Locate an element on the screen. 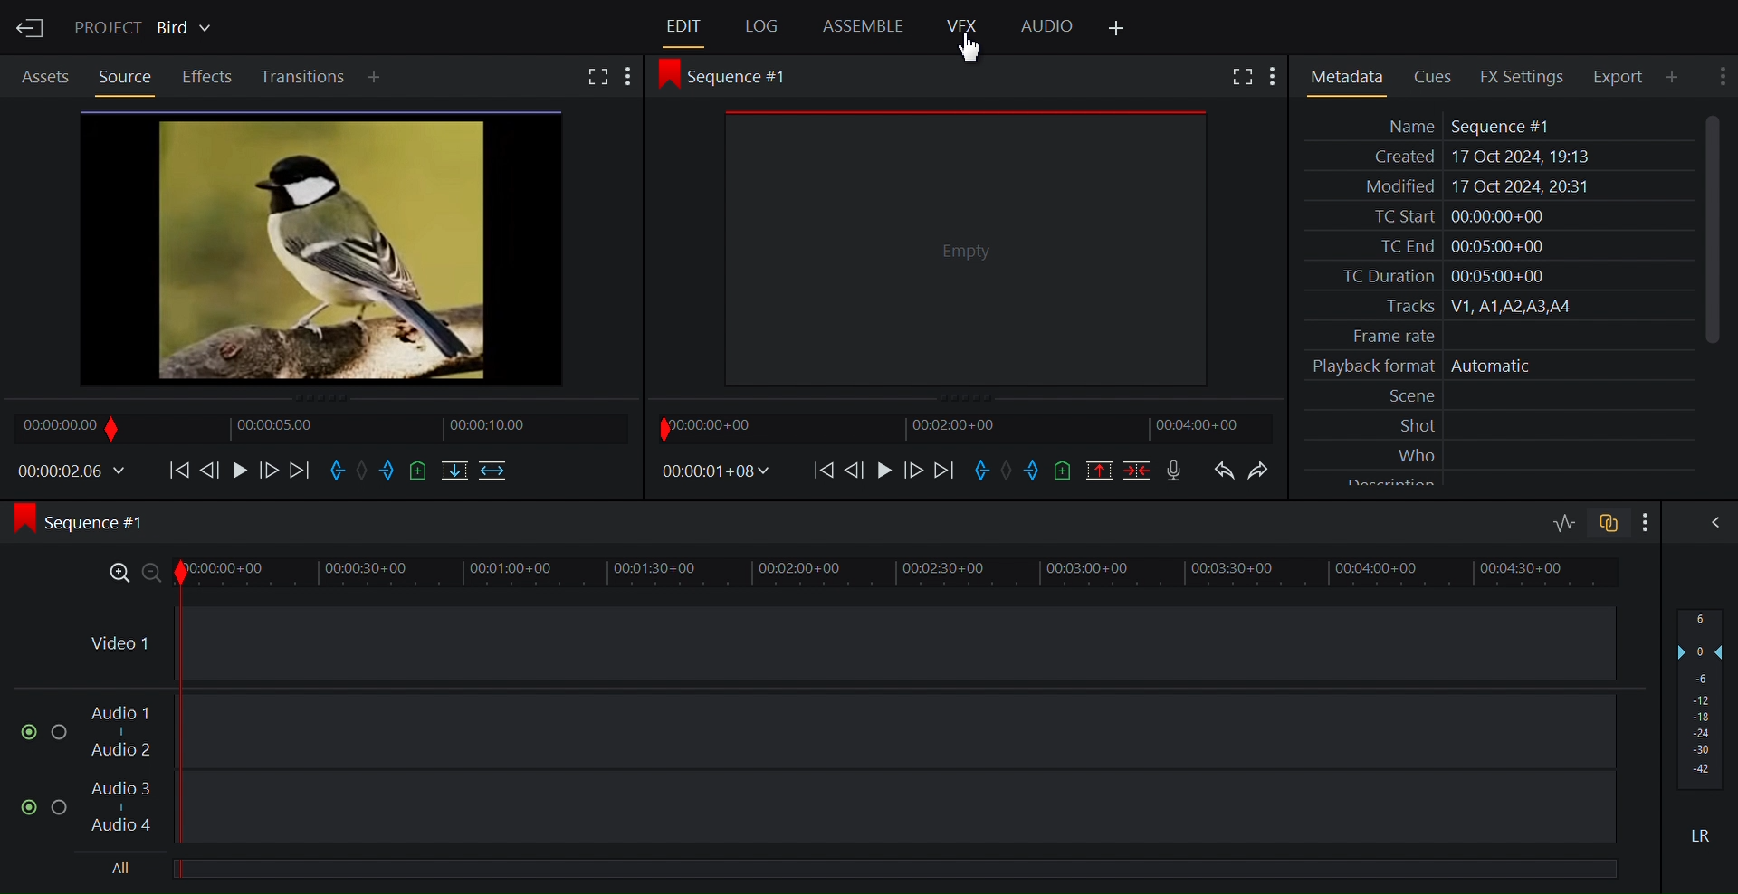 This screenshot has width=1738, height=894. Show/Hide full audio mix is located at coordinates (1709, 523).